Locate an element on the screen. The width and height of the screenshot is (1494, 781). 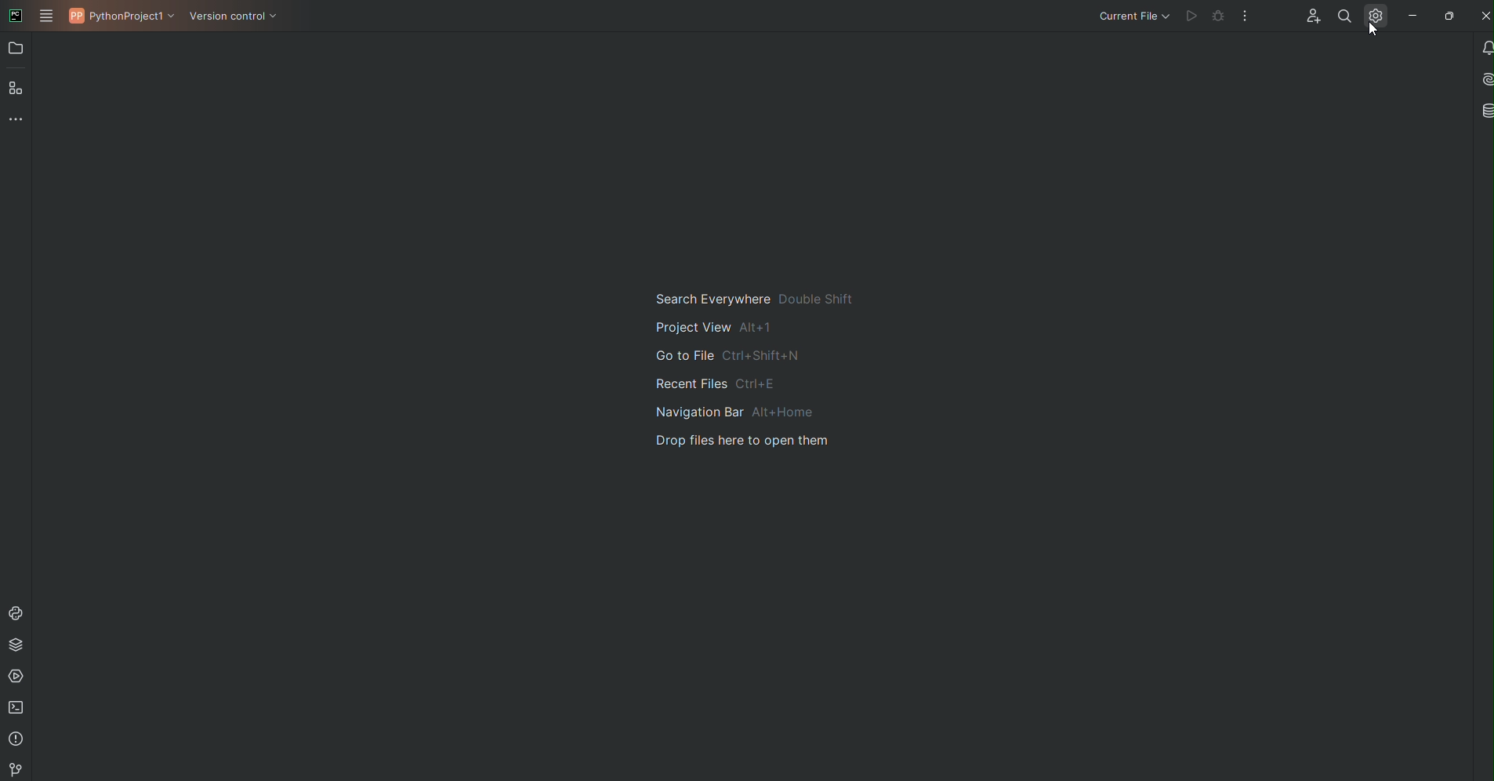
Settings is located at coordinates (1375, 16).